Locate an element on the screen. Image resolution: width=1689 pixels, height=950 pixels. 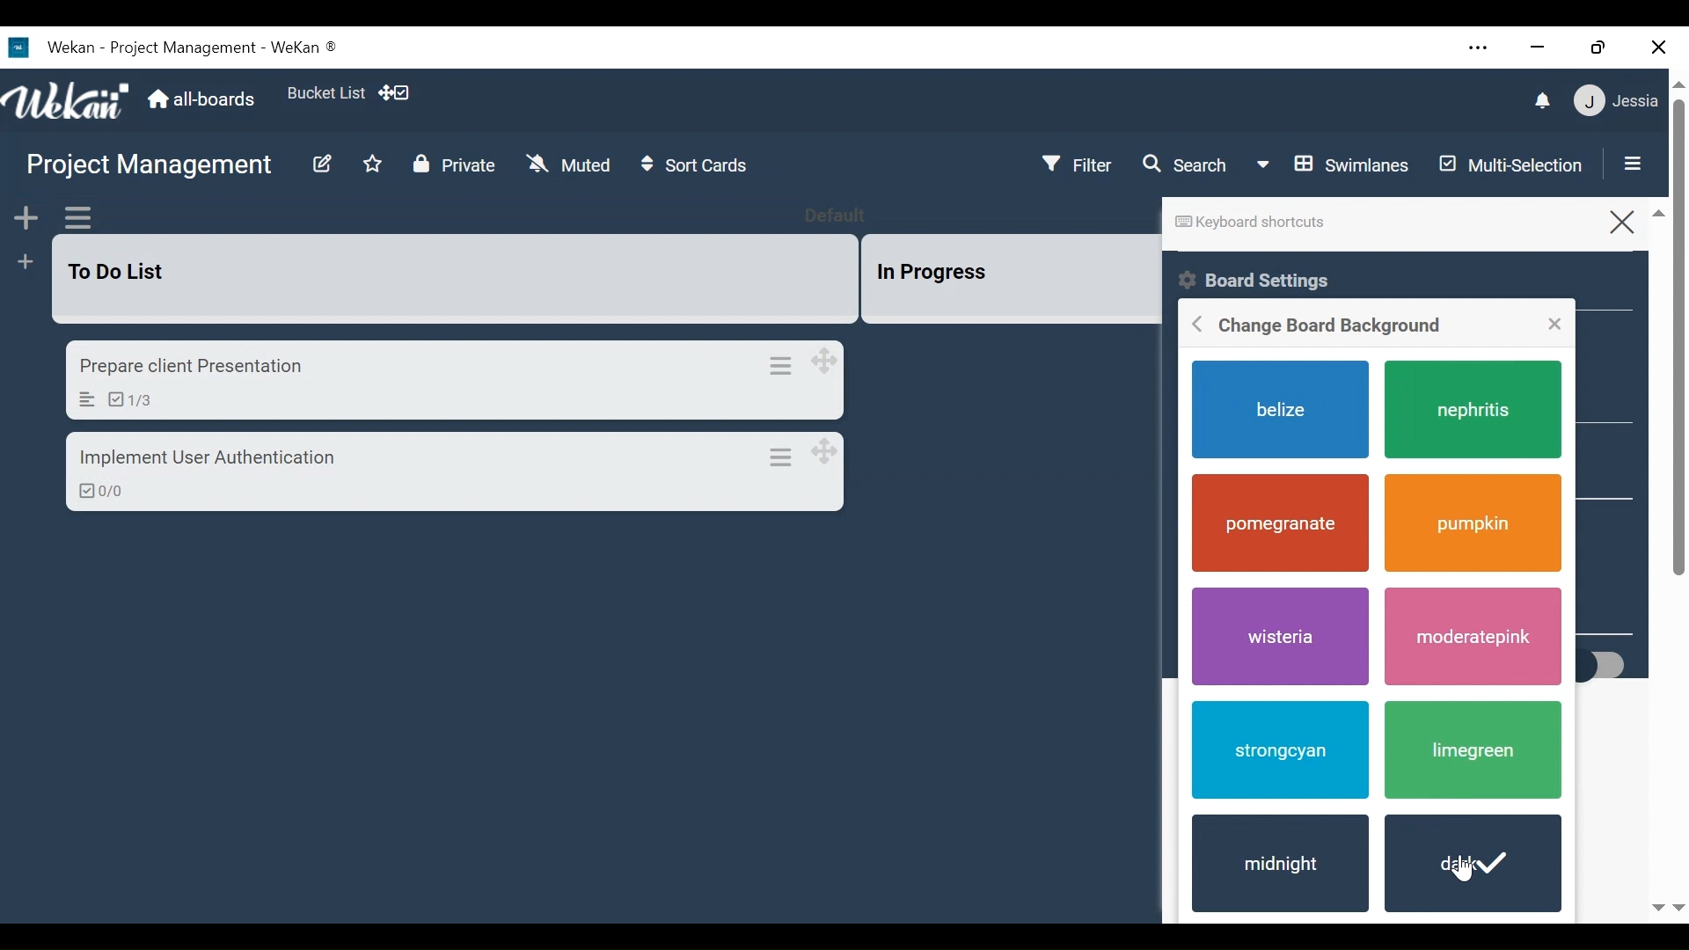
nephritis is located at coordinates (1481, 409).